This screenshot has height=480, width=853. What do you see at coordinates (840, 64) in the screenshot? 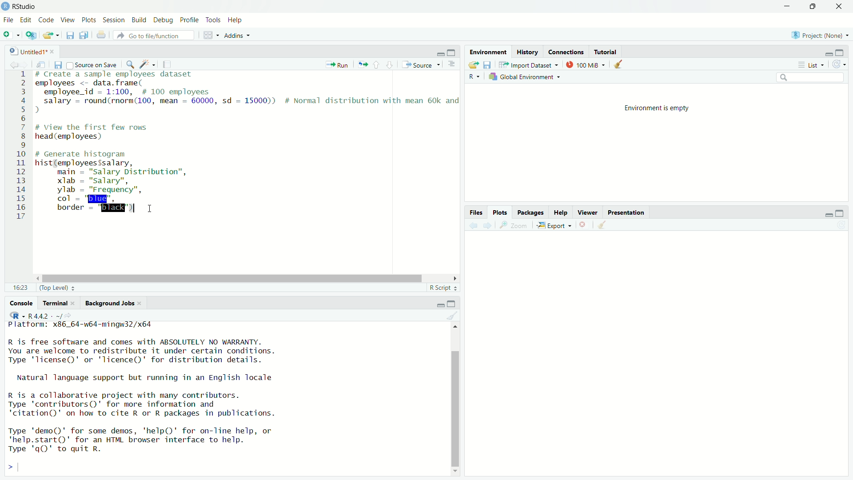
I see `reload` at bounding box center [840, 64].